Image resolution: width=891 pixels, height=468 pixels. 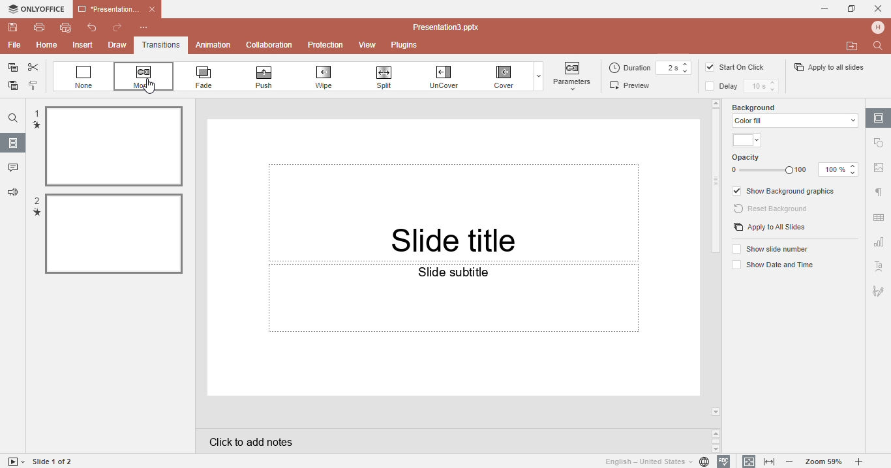 What do you see at coordinates (37, 214) in the screenshot?
I see `transition mark` at bounding box center [37, 214].